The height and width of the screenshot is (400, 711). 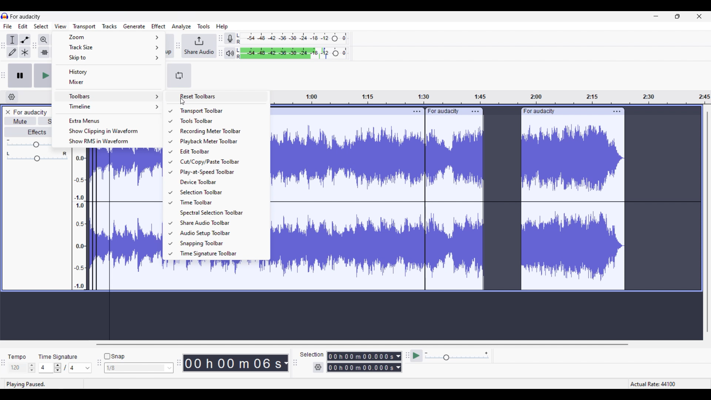 I want to click on Duration measurement, so click(x=286, y=363).